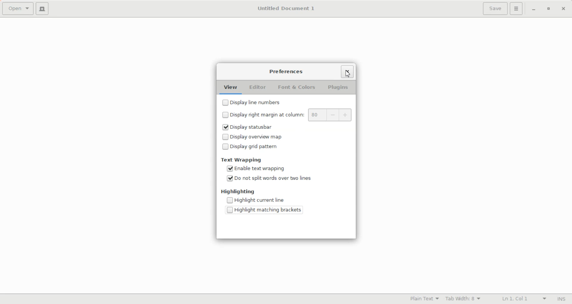  Describe the element at coordinates (424, 299) in the screenshot. I see `Highlighting Mode` at that location.